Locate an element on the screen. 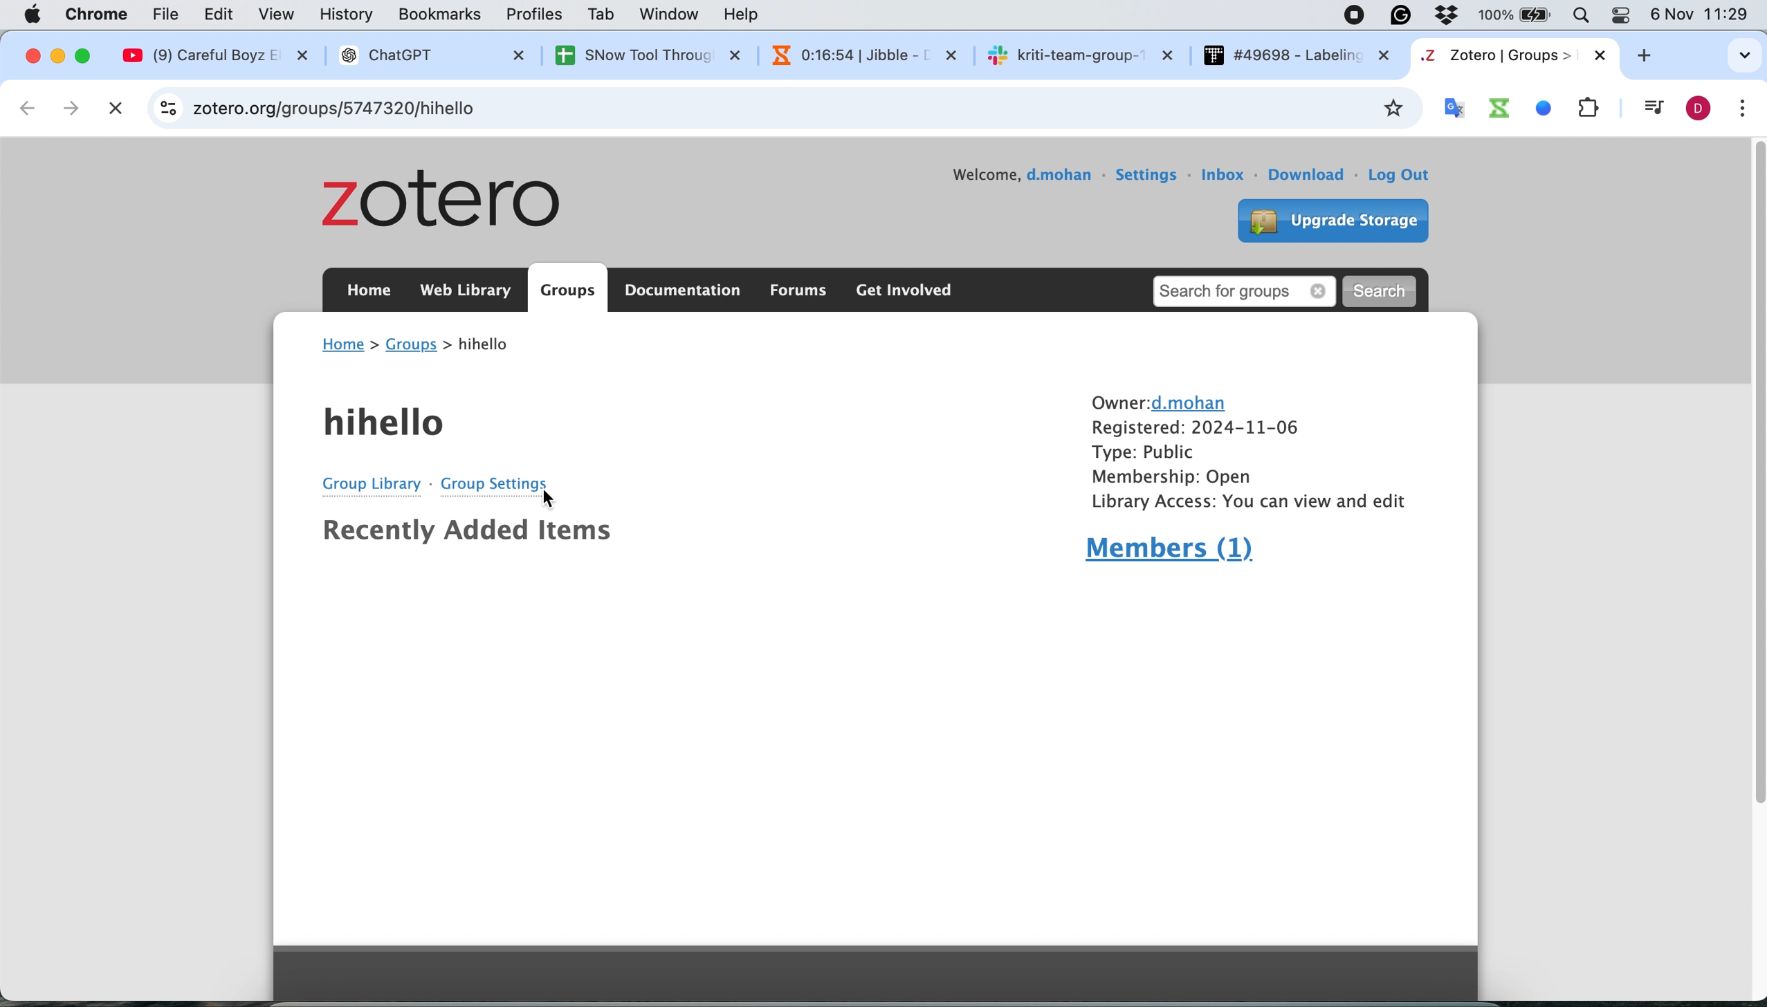 This screenshot has width=1767, height=1007. forums is located at coordinates (794, 291).